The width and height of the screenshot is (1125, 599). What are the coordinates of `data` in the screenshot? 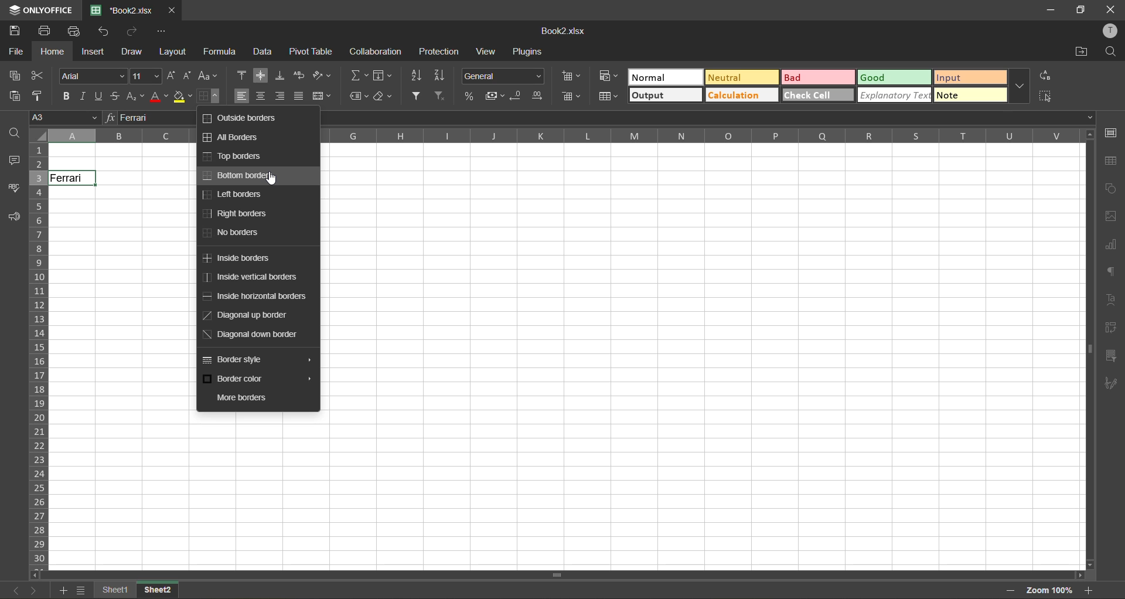 It's located at (264, 53).